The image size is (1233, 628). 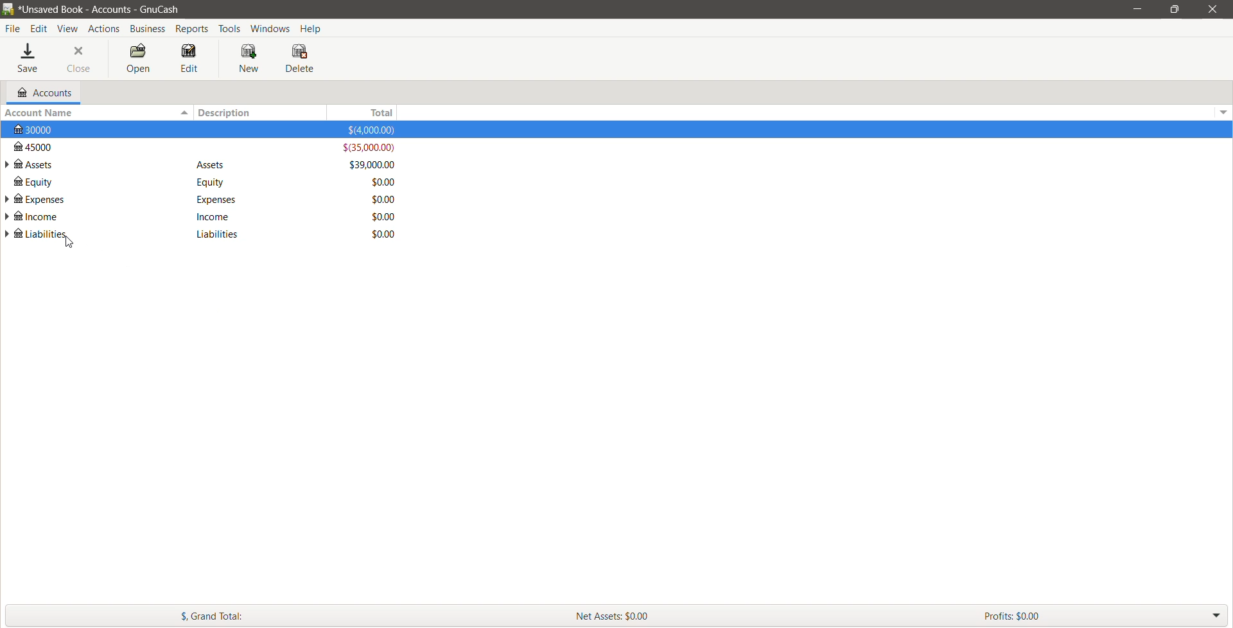 What do you see at coordinates (8, 216) in the screenshot?
I see `expand subaccounts` at bounding box center [8, 216].